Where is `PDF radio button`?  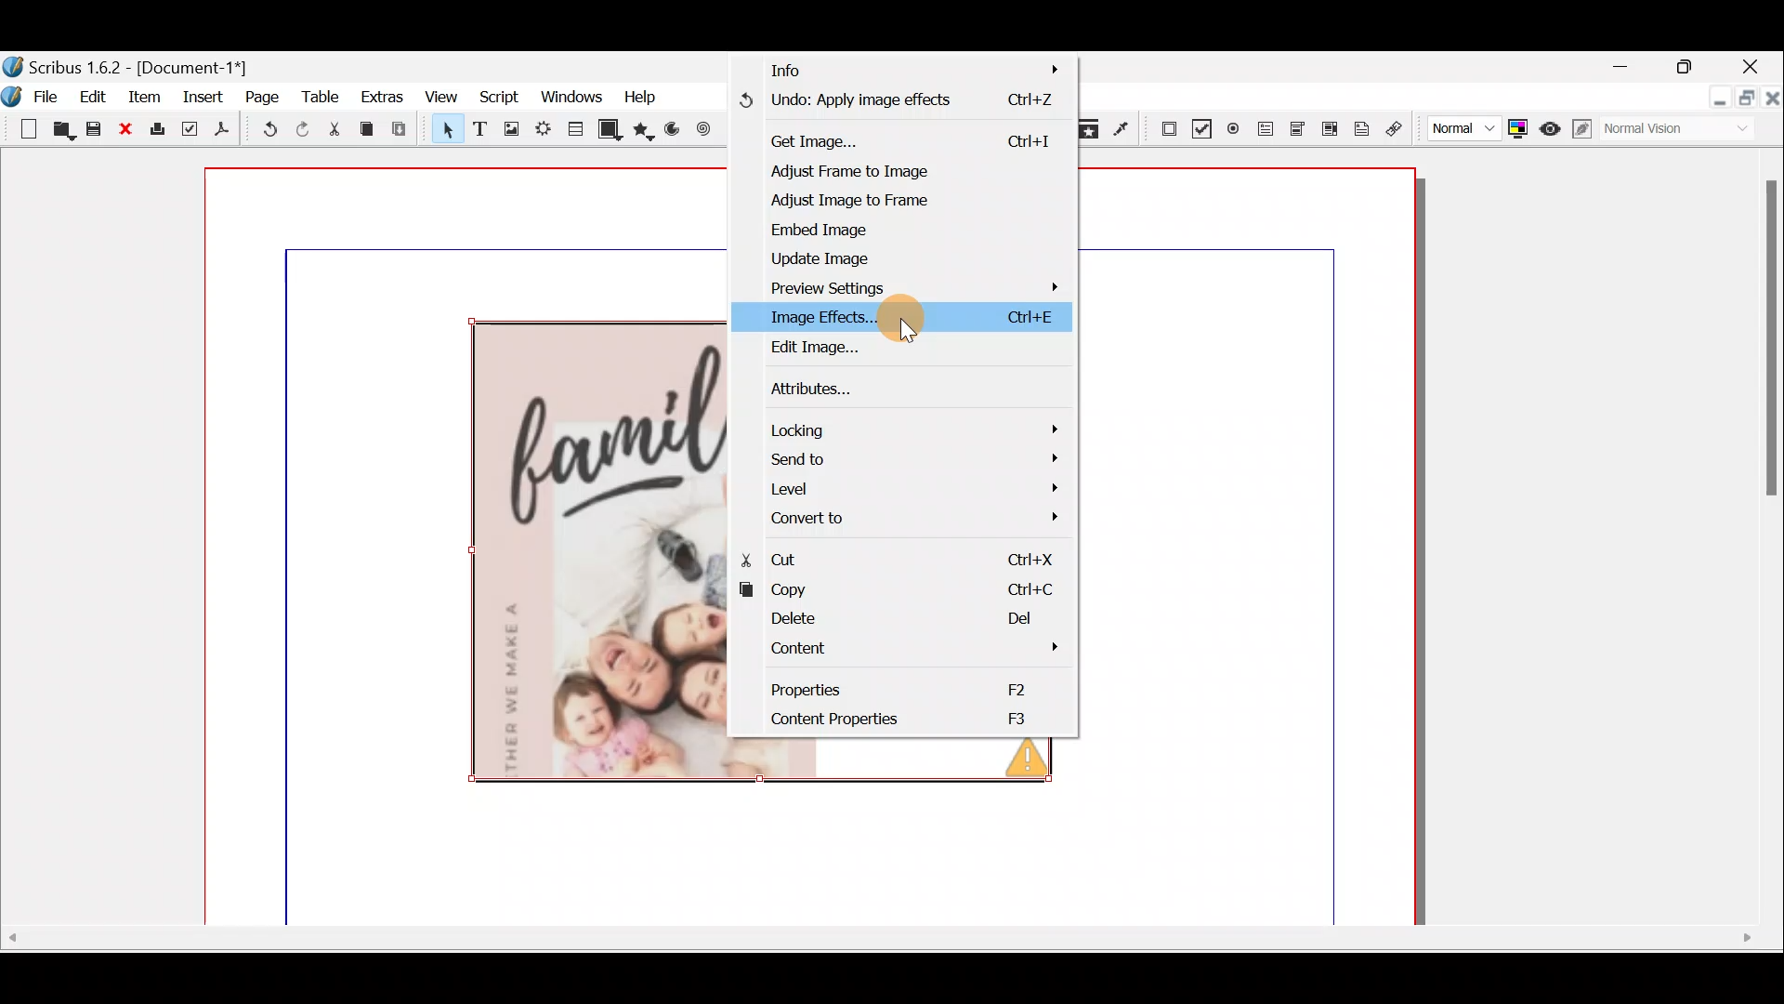
PDF radio button is located at coordinates (1235, 126).